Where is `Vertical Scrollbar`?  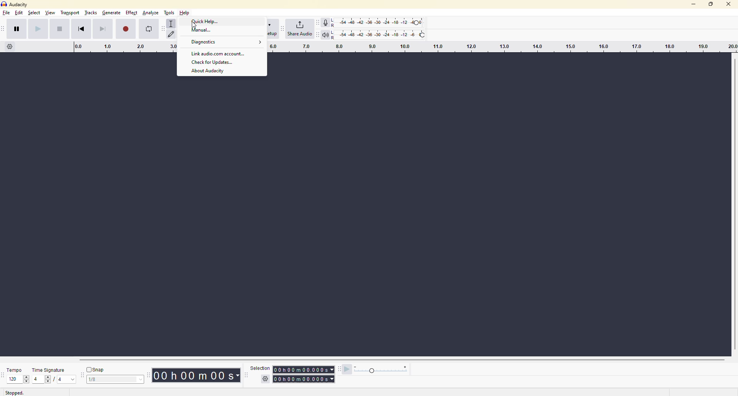 Vertical Scrollbar is located at coordinates (733, 206).